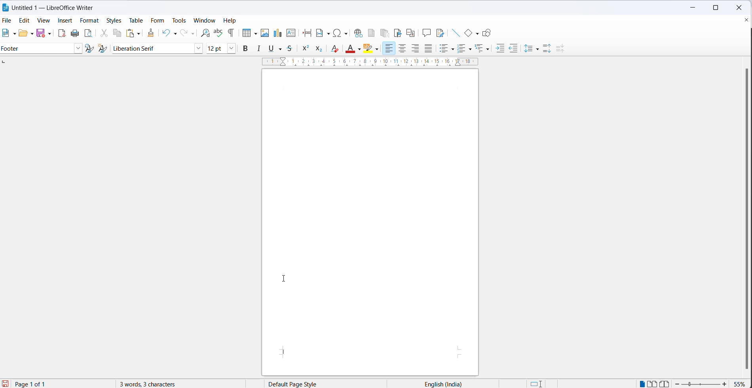  Describe the element at coordinates (515, 49) in the screenshot. I see `decrease indent` at that location.